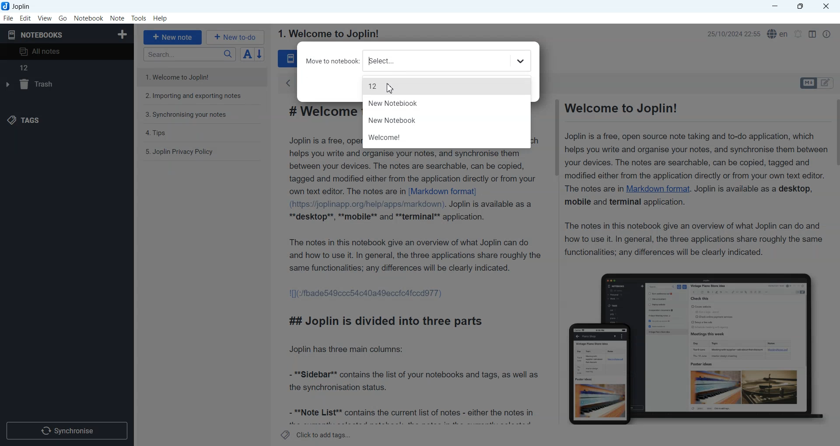 The image size is (840, 446). What do you see at coordinates (448, 85) in the screenshot?
I see `12` at bounding box center [448, 85].